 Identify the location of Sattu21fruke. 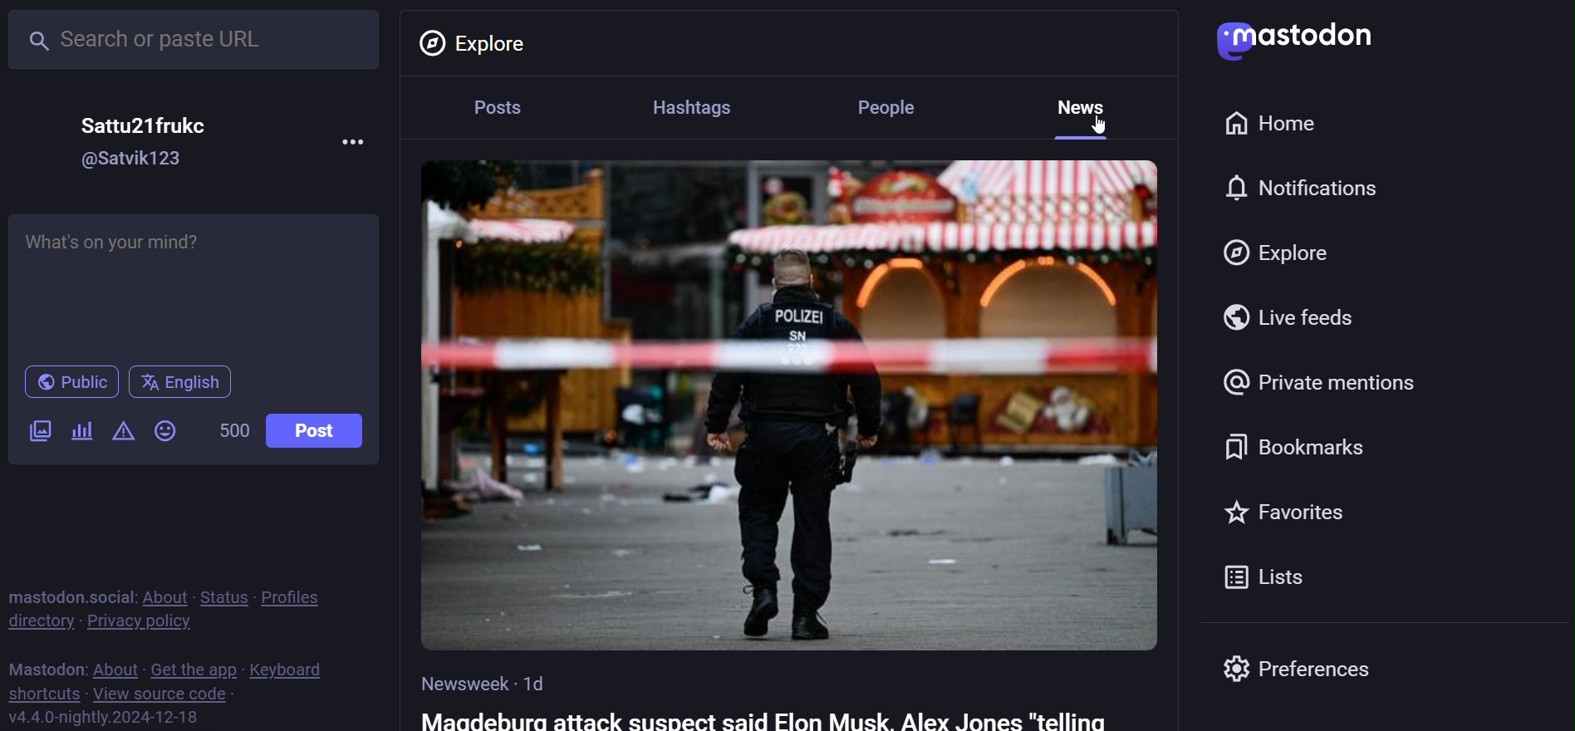
(145, 117).